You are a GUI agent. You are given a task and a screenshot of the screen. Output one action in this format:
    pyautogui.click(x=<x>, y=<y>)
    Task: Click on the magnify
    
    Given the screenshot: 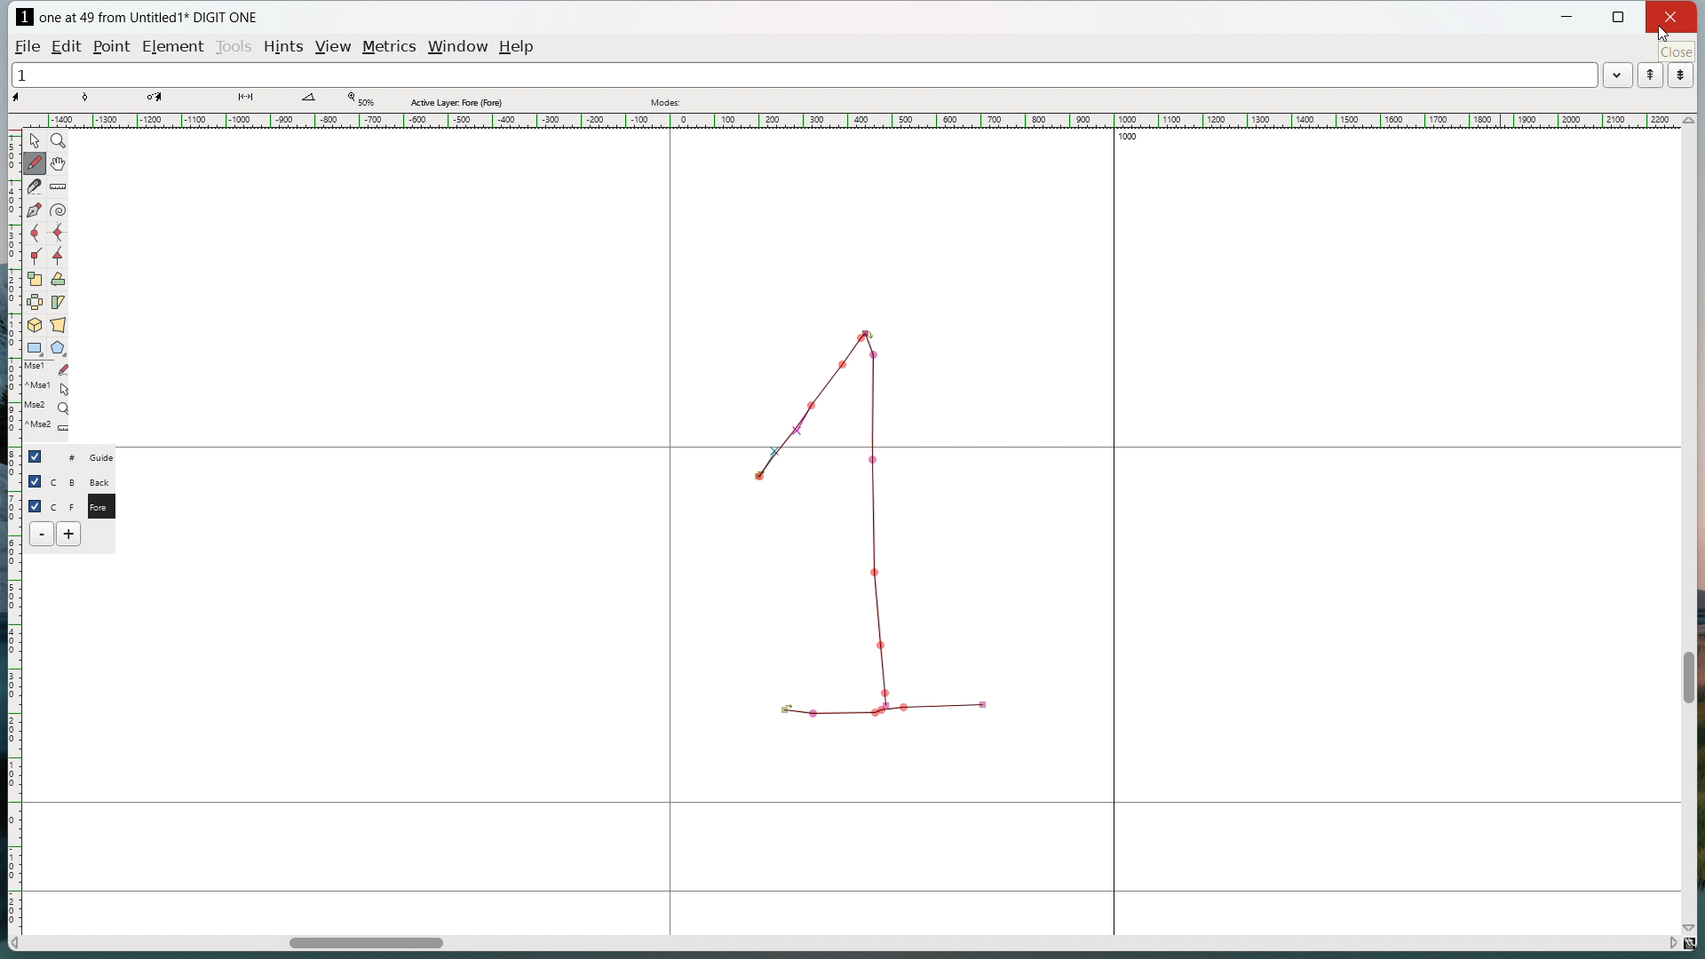 What is the action you would take?
    pyautogui.click(x=59, y=140)
    